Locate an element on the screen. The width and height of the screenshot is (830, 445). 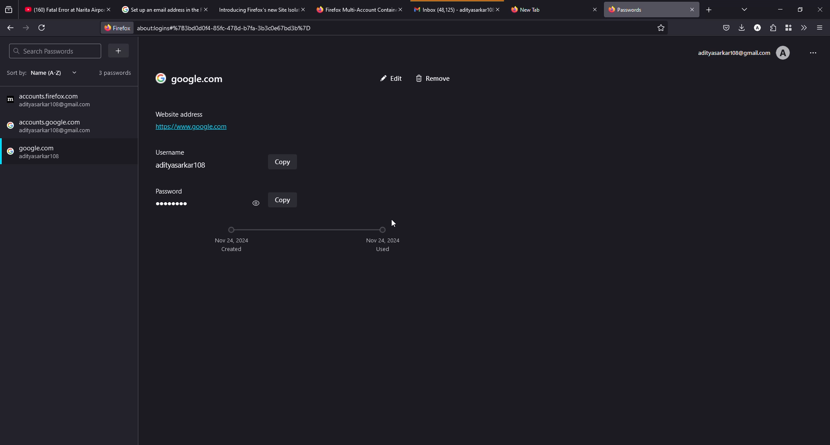
maximize is located at coordinates (798, 10).